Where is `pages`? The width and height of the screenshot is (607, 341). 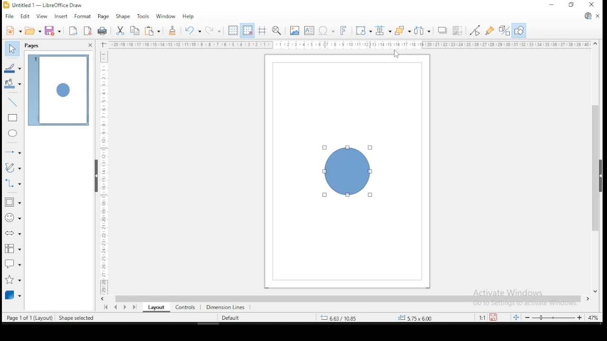 pages is located at coordinates (33, 46).